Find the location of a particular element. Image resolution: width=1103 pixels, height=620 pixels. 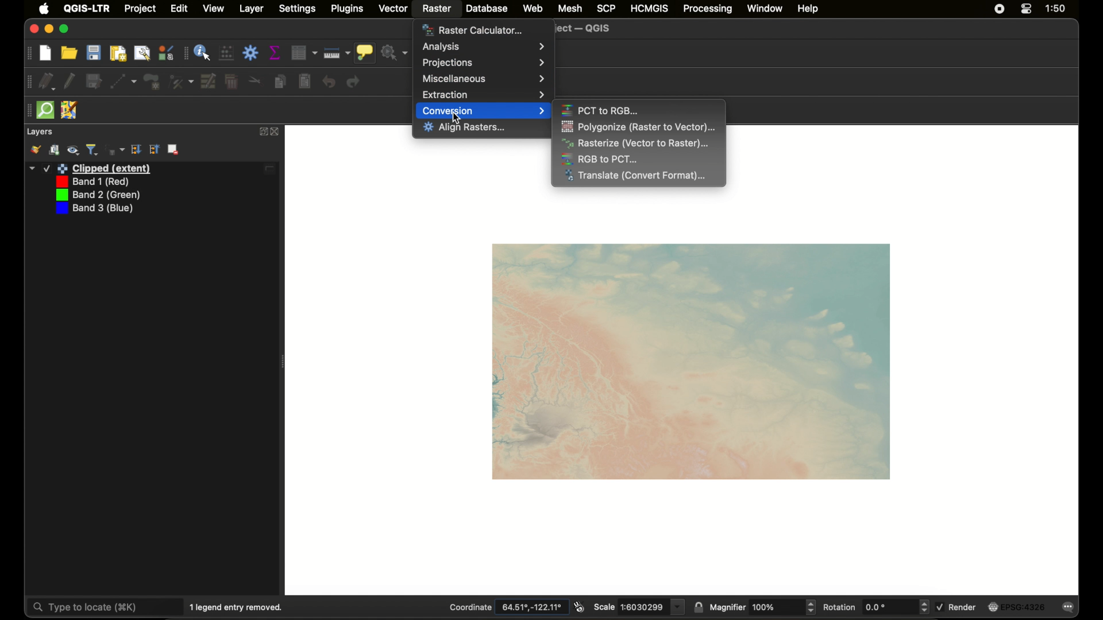

add group is located at coordinates (55, 150).